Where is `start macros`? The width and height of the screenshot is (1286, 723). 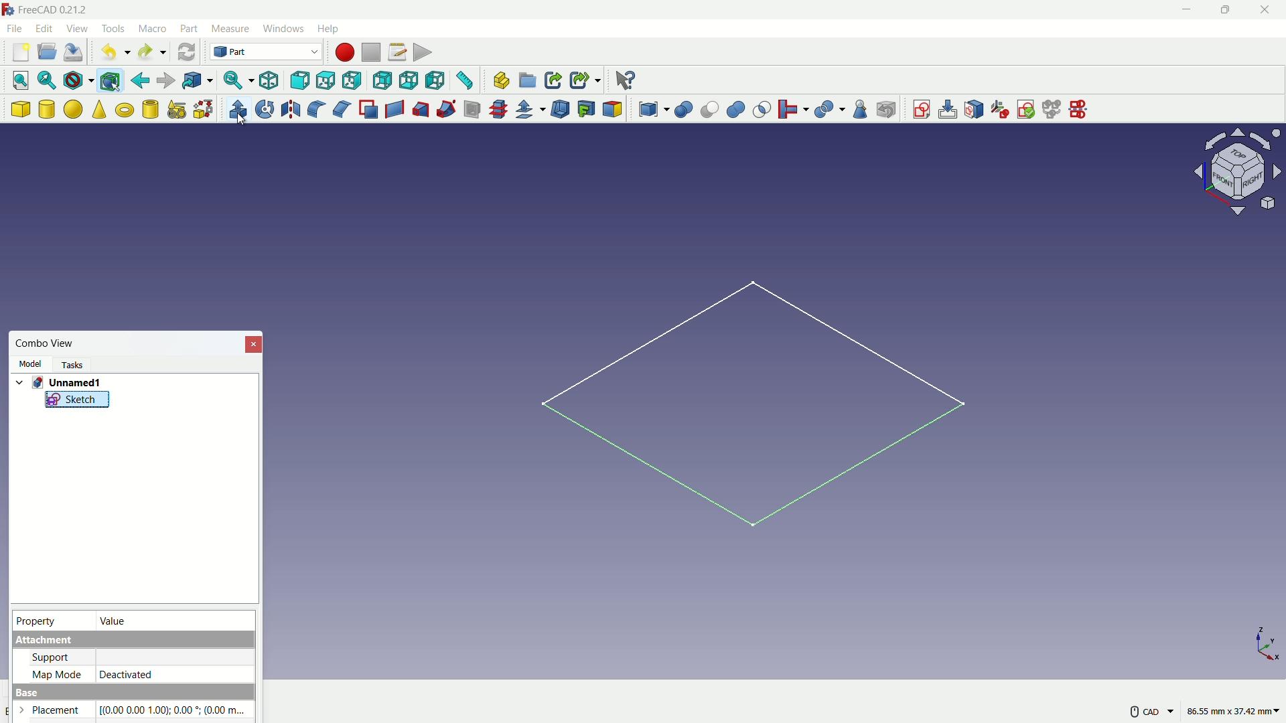 start macros is located at coordinates (345, 52).